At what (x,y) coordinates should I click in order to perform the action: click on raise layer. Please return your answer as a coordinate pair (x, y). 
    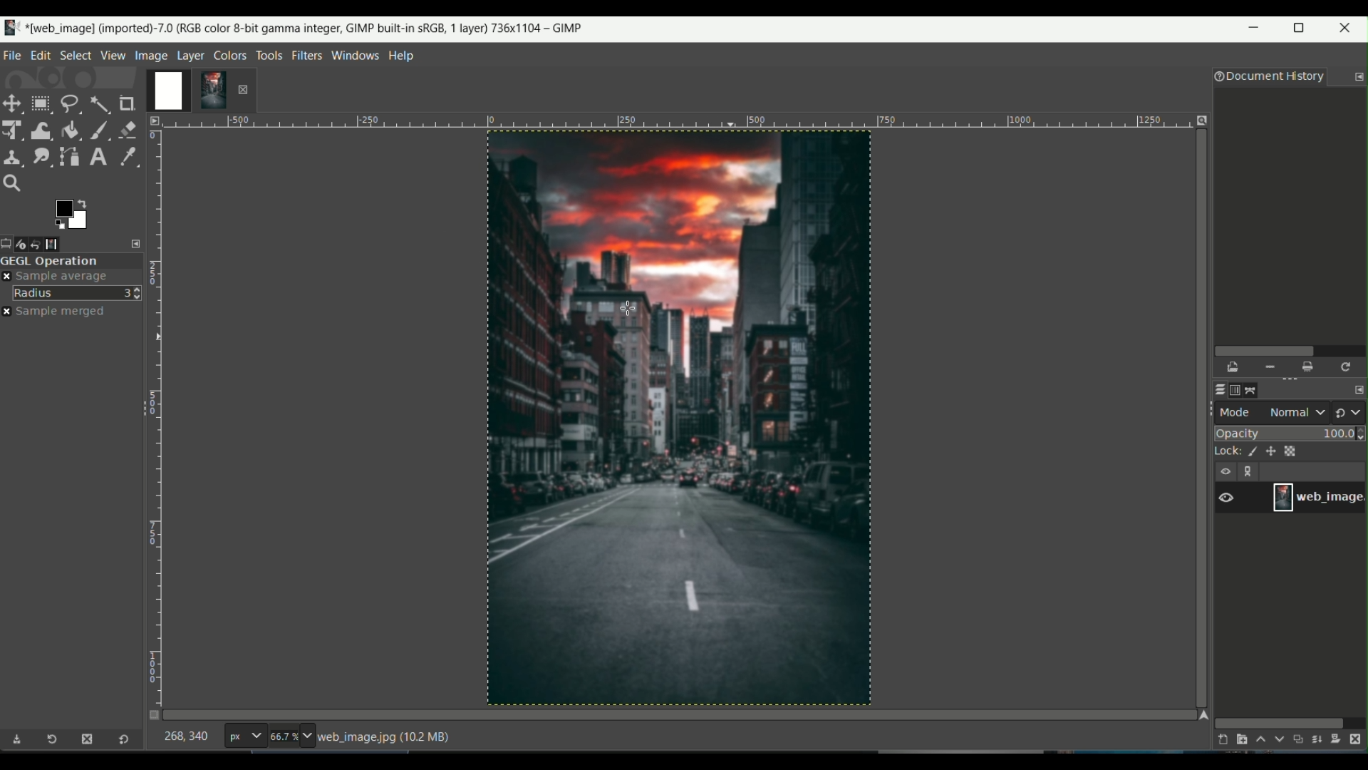
    Looking at the image, I should click on (1259, 741).